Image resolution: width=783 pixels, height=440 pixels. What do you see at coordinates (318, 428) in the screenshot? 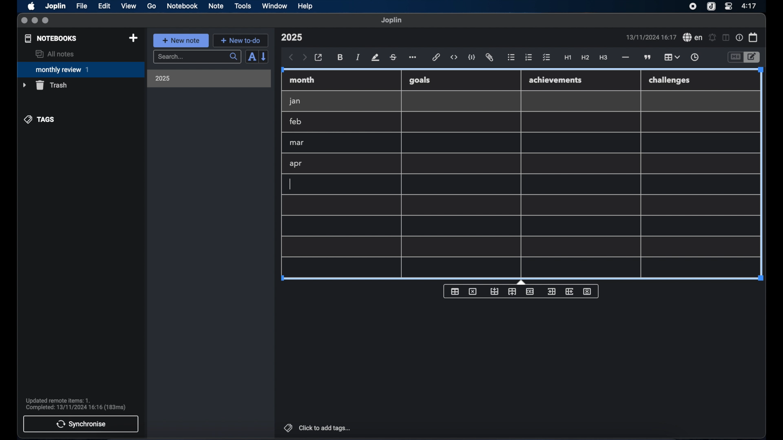
I see `click to add tags` at bounding box center [318, 428].